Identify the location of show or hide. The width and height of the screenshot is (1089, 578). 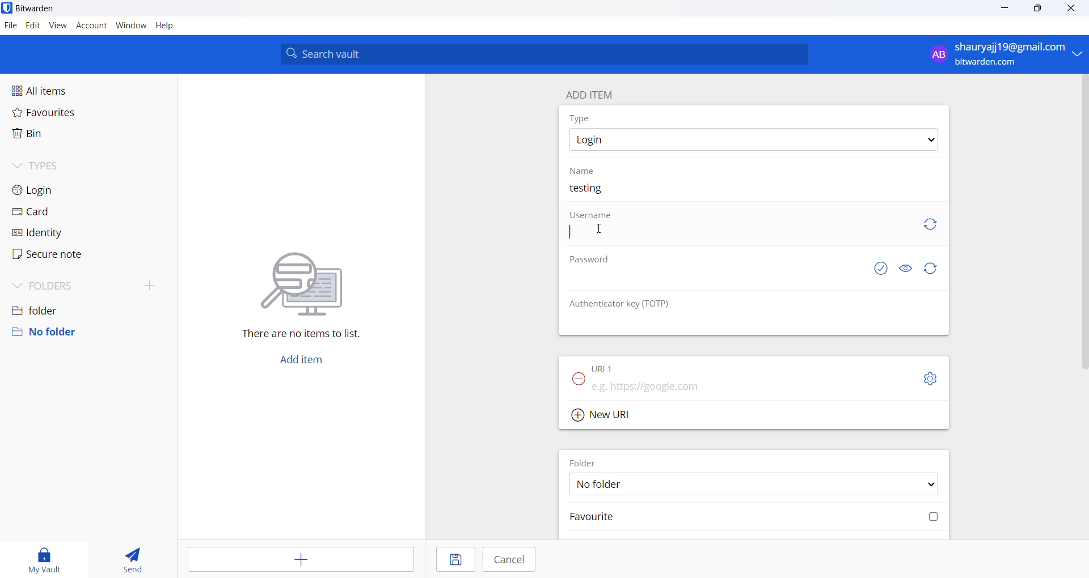
(908, 266).